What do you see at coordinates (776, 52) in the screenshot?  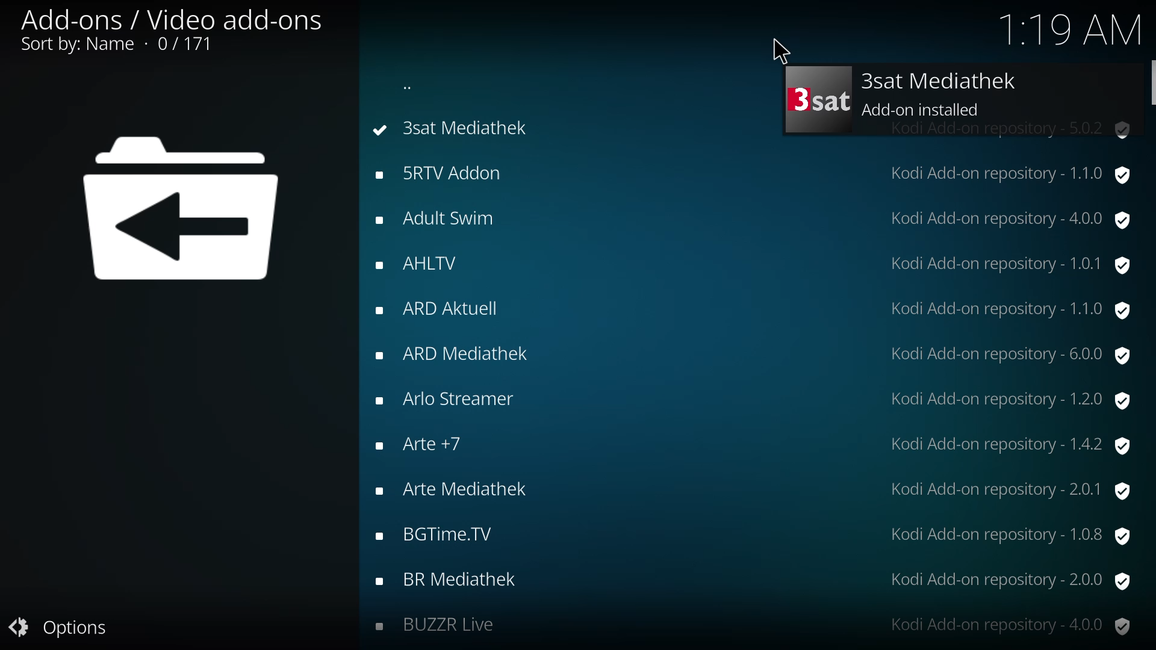 I see `cursor` at bounding box center [776, 52].